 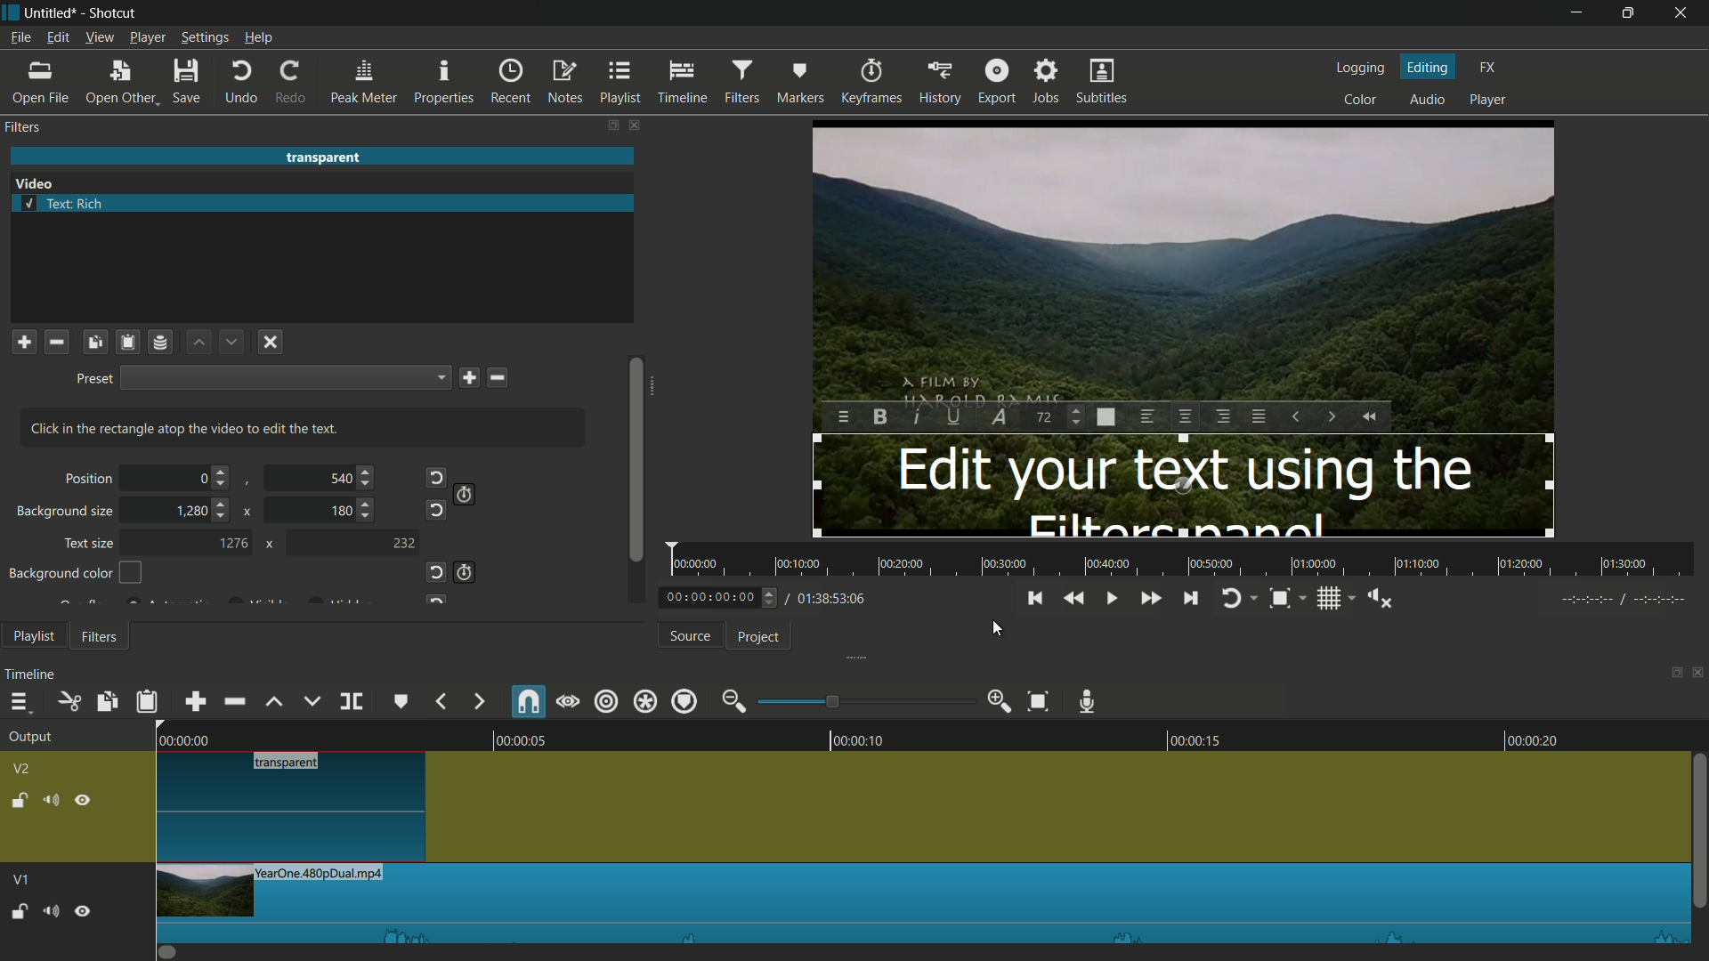 What do you see at coordinates (1030, 597) in the screenshot?
I see `back` at bounding box center [1030, 597].